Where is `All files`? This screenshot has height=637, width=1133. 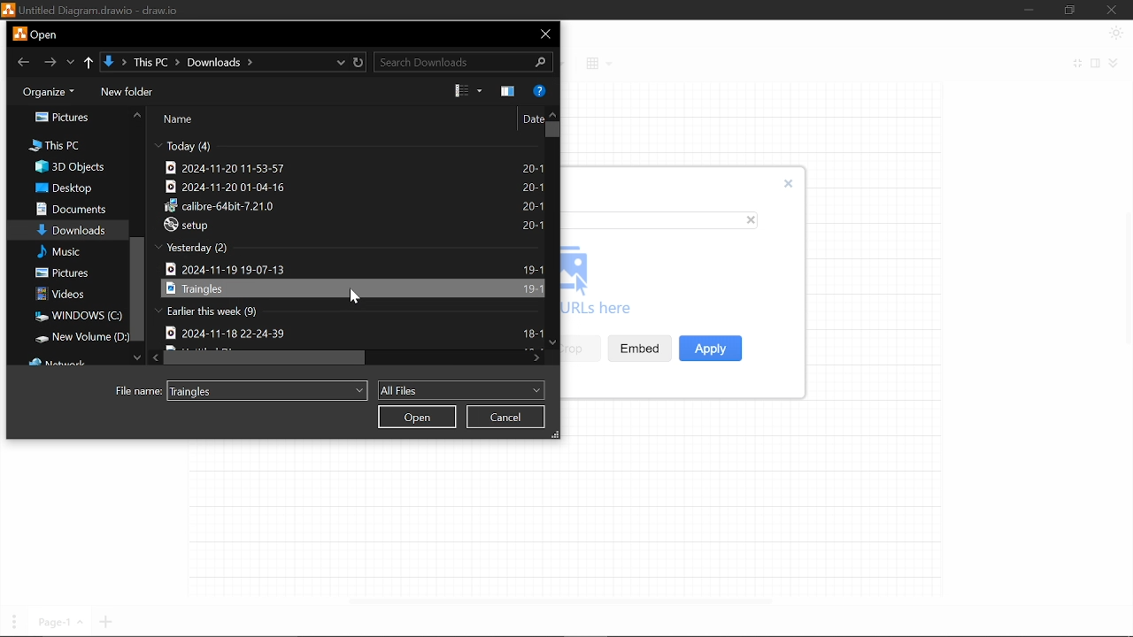 All files is located at coordinates (462, 391).